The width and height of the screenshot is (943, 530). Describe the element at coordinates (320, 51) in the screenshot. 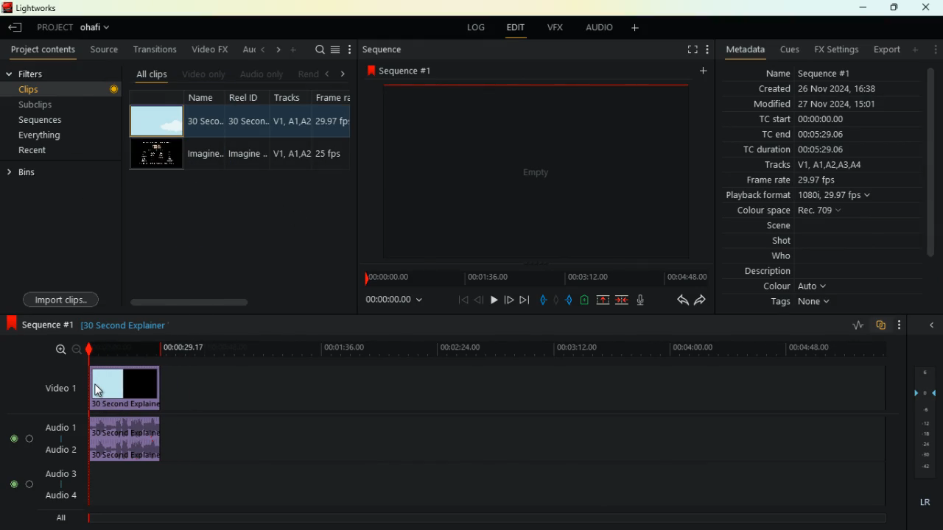

I see `search` at that location.